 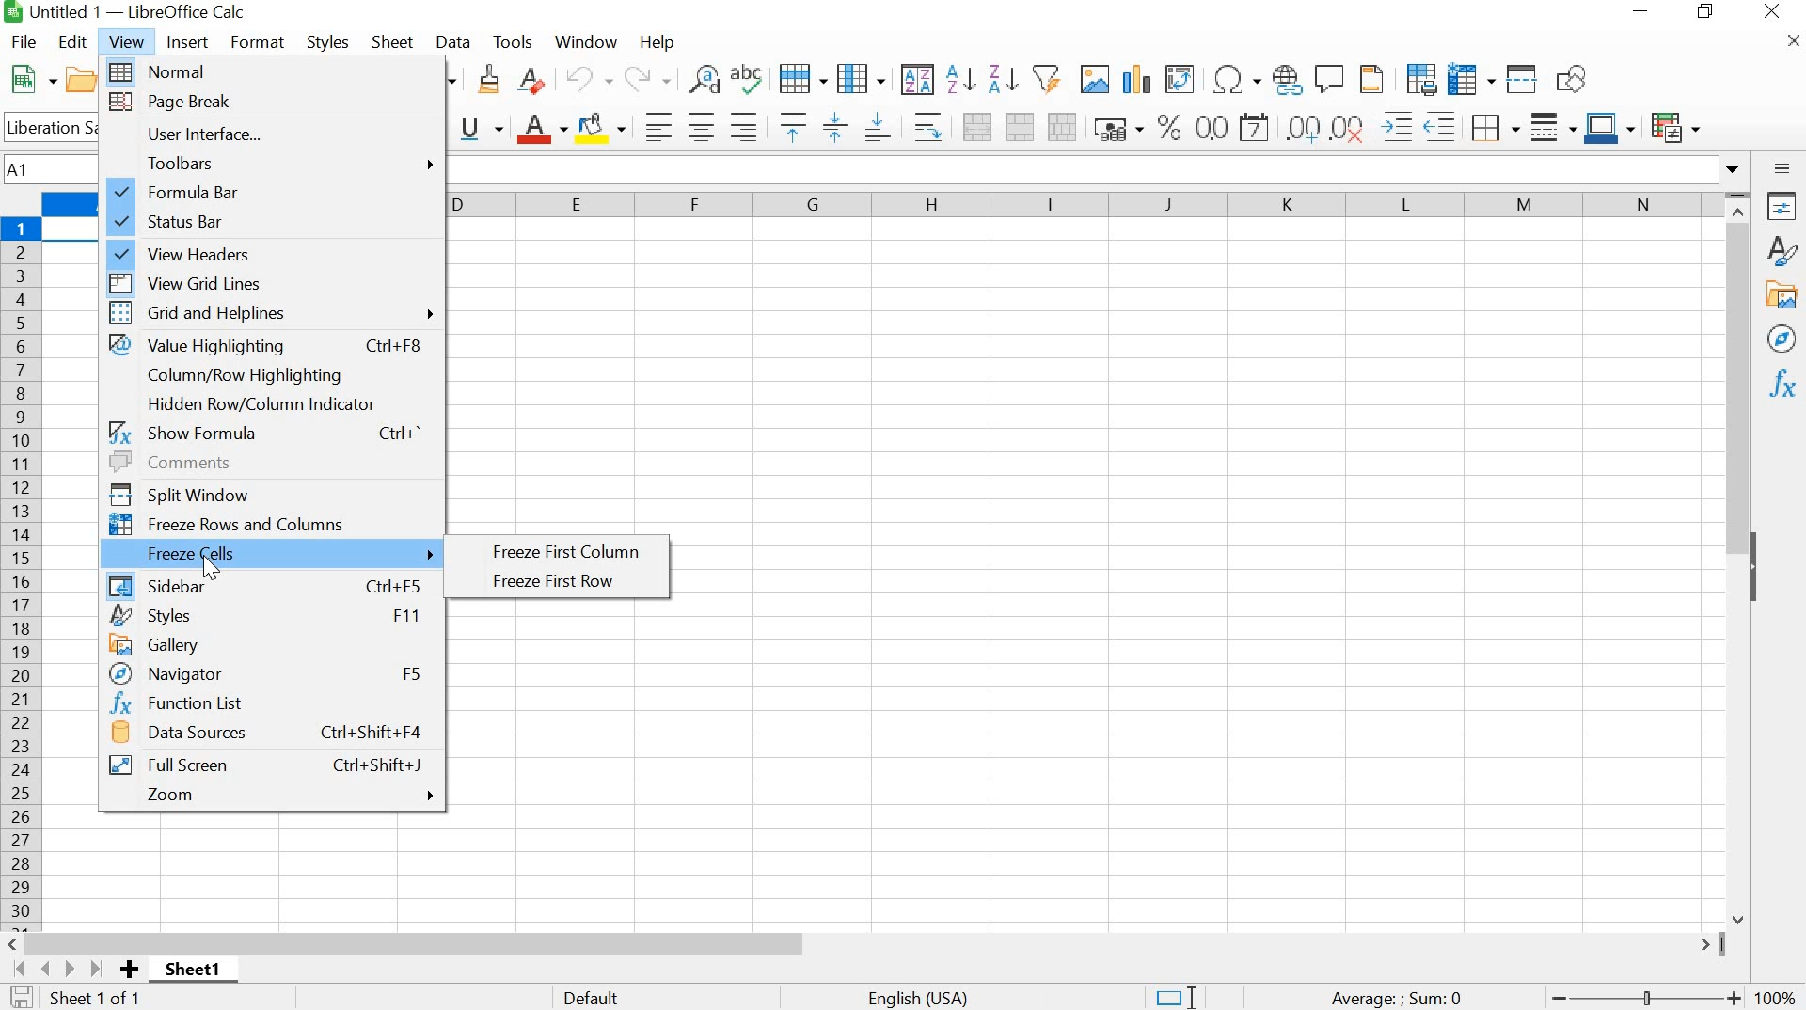 What do you see at coordinates (864, 943) in the screenshot?
I see `SCROLLBAR` at bounding box center [864, 943].